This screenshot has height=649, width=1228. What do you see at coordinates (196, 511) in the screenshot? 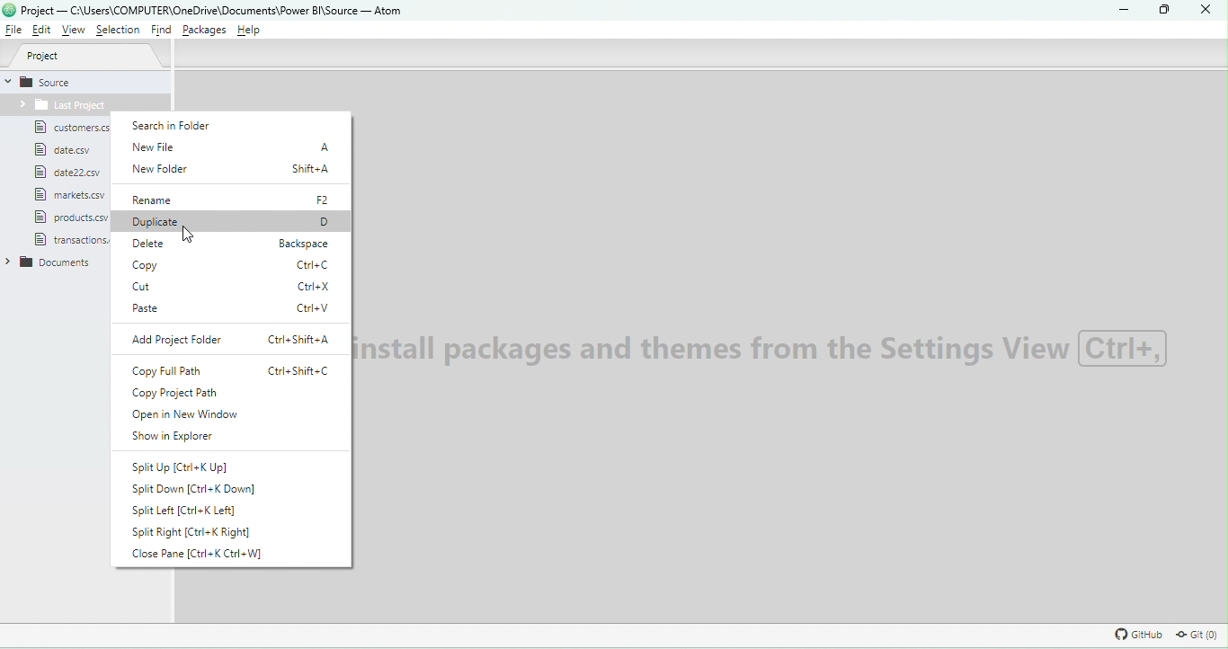
I see `Split left` at bounding box center [196, 511].